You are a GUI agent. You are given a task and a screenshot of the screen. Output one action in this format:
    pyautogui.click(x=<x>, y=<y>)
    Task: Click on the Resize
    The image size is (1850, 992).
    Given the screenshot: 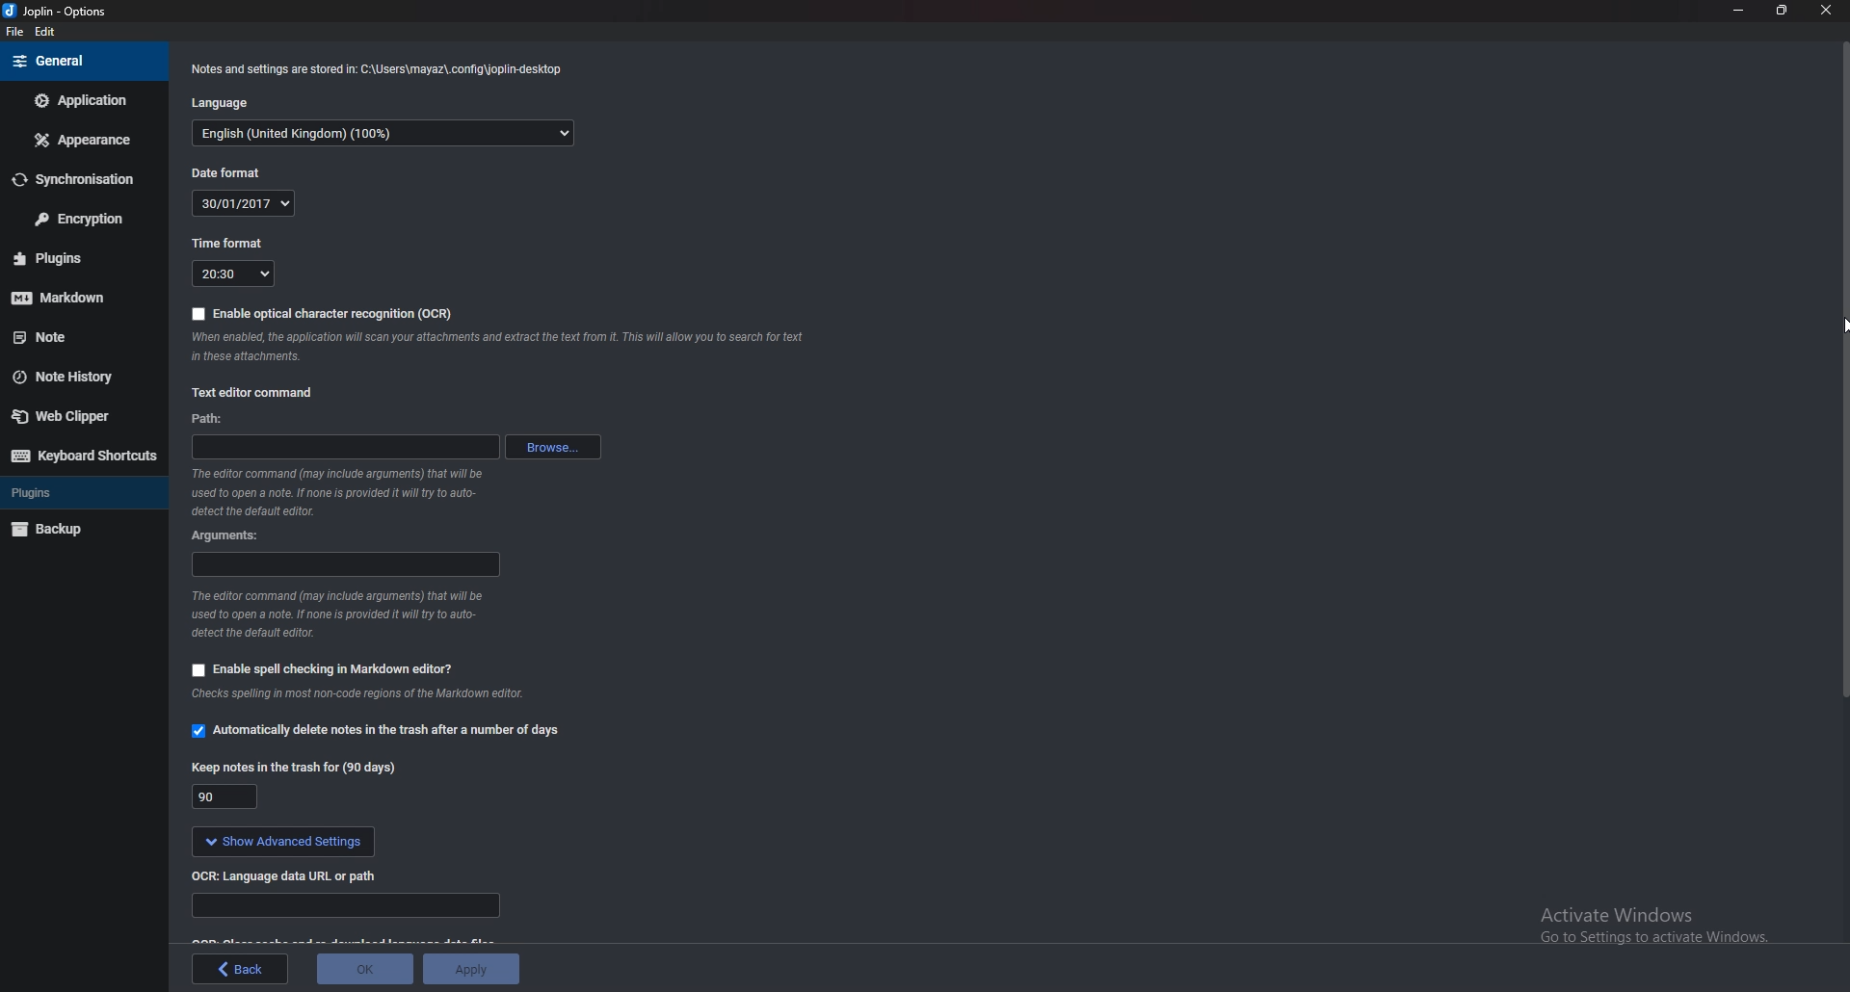 What is the action you would take?
    pyautogui.click(x=1782, y=12)
    